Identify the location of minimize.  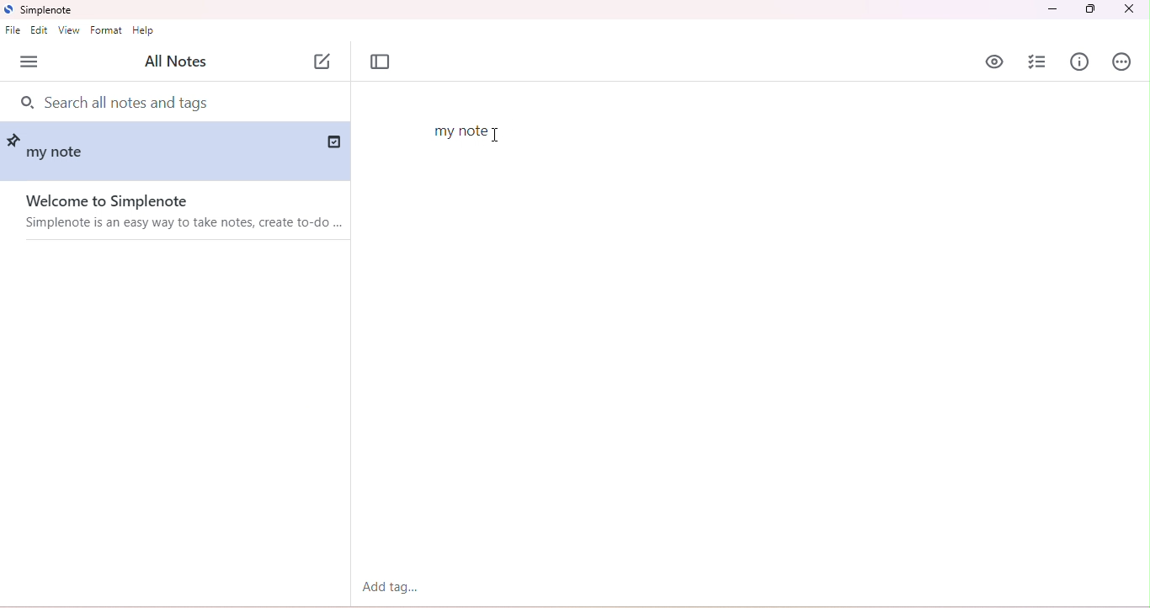
(1051, 10).